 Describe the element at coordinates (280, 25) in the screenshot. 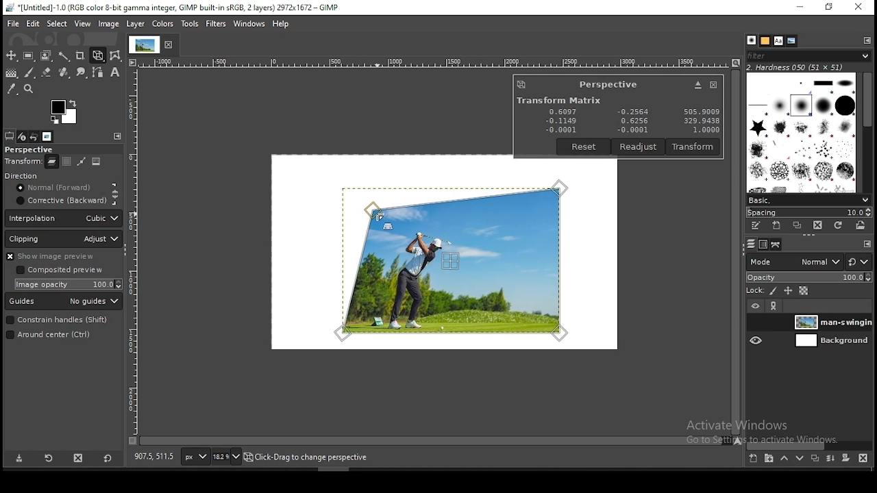

I see `help` at that location.